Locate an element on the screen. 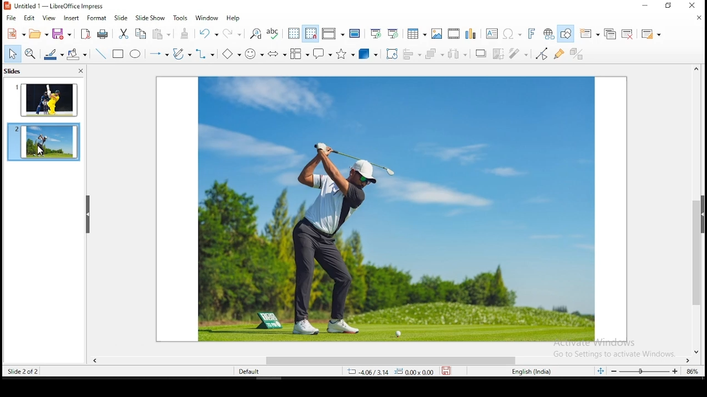  print is located at coordinates (103, 34).